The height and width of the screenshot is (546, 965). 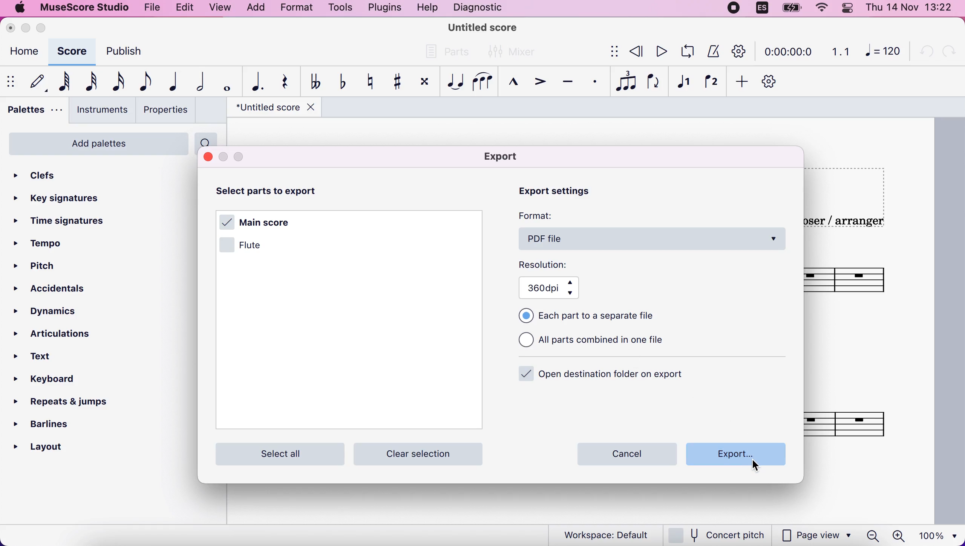 I want to click on 1.1, so click(x=839, y=52).